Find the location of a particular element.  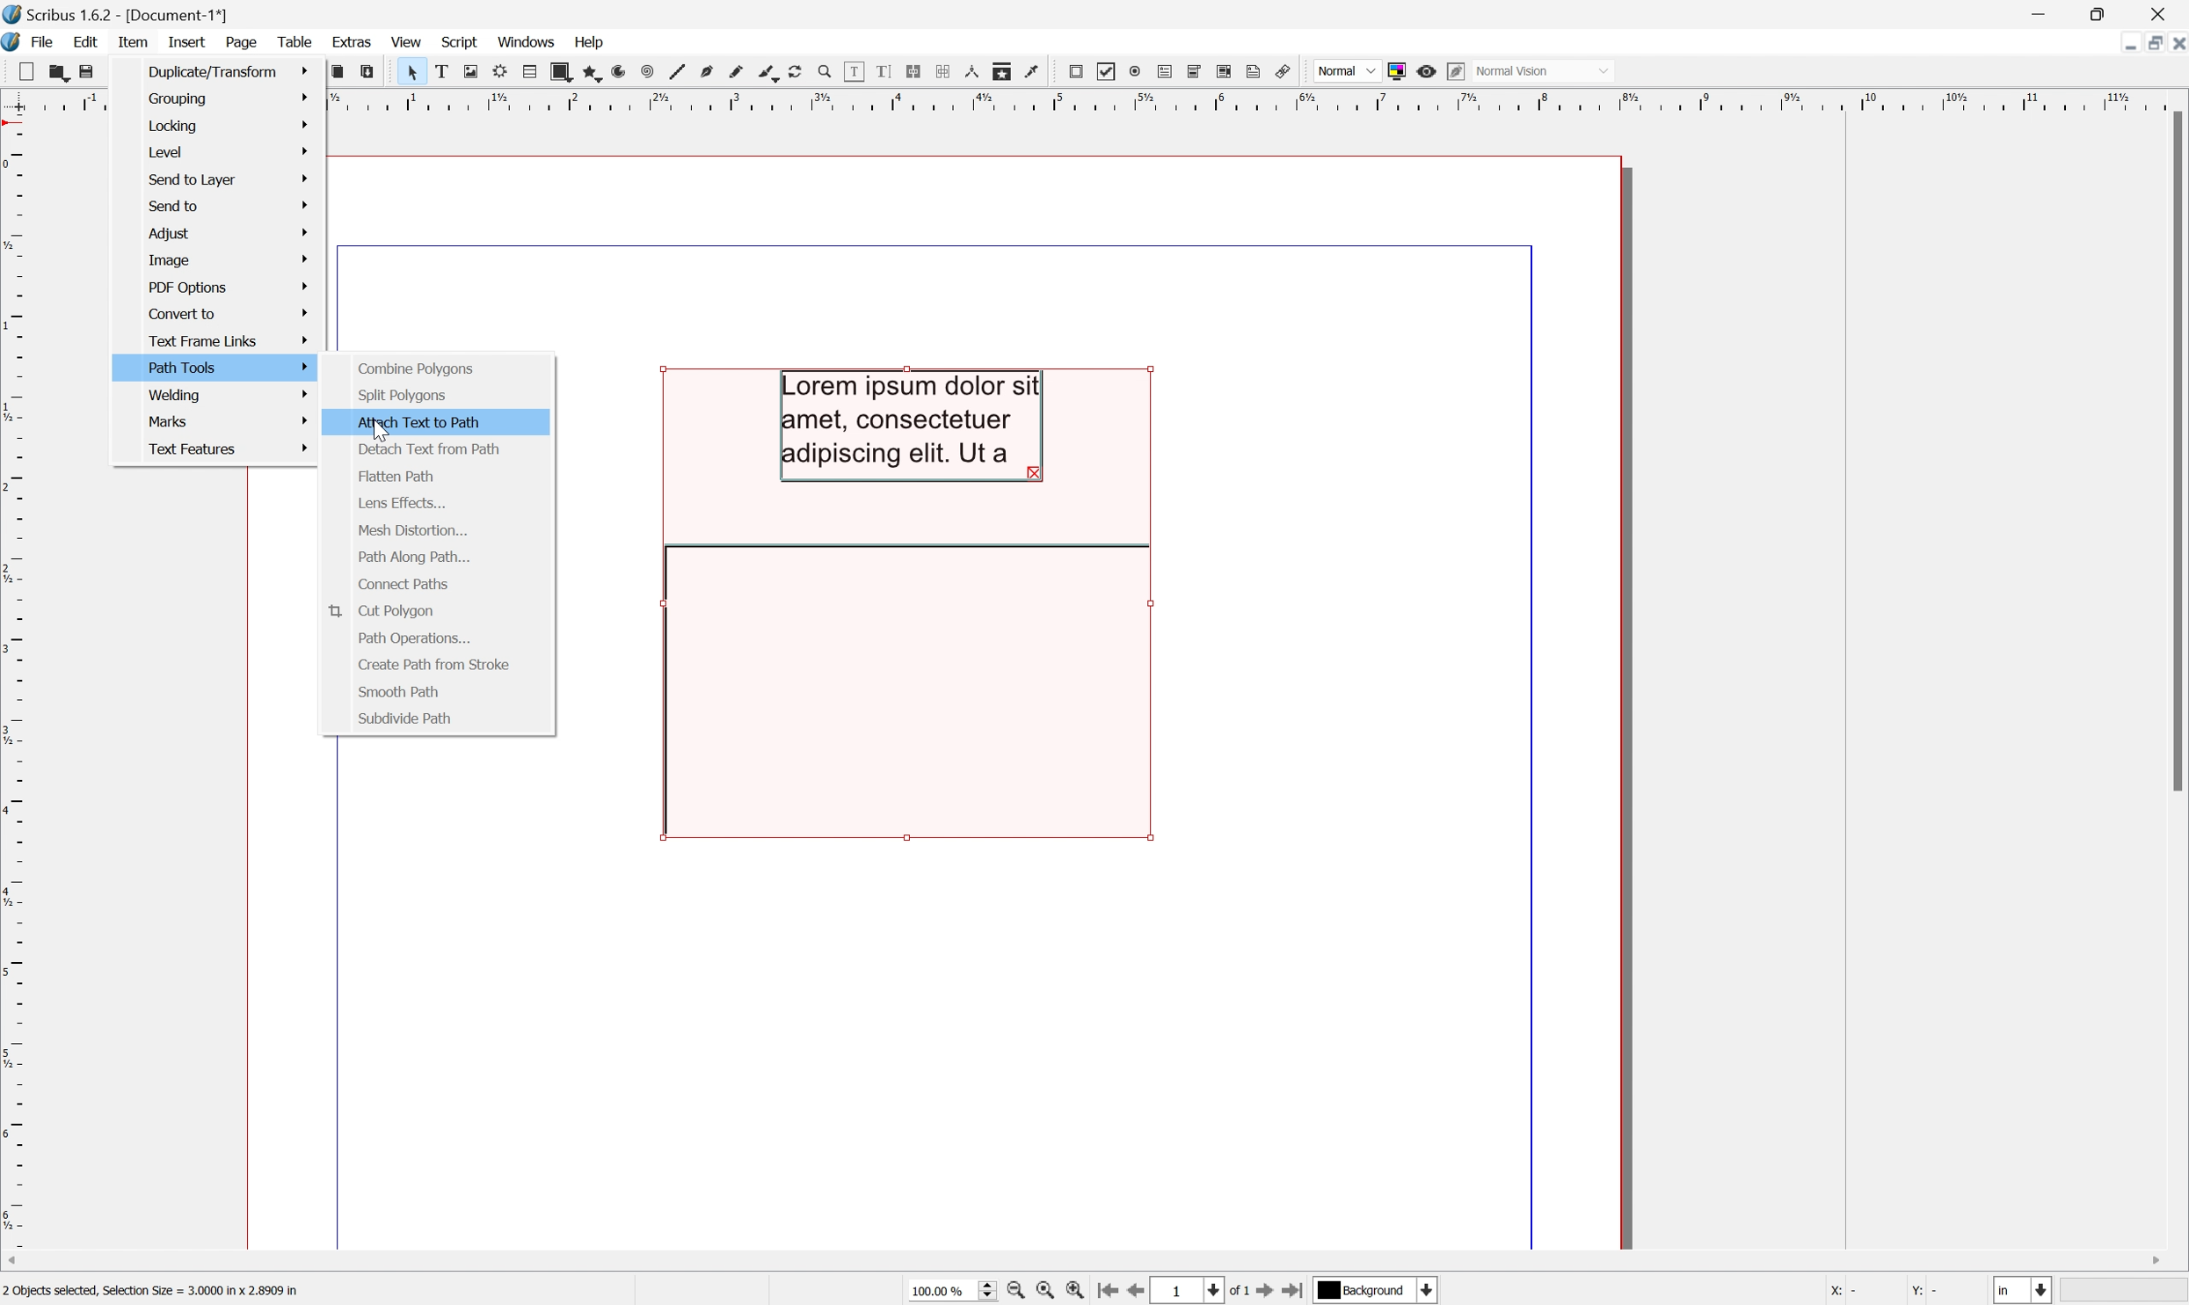

Arc is located at coordinates (620, 72).